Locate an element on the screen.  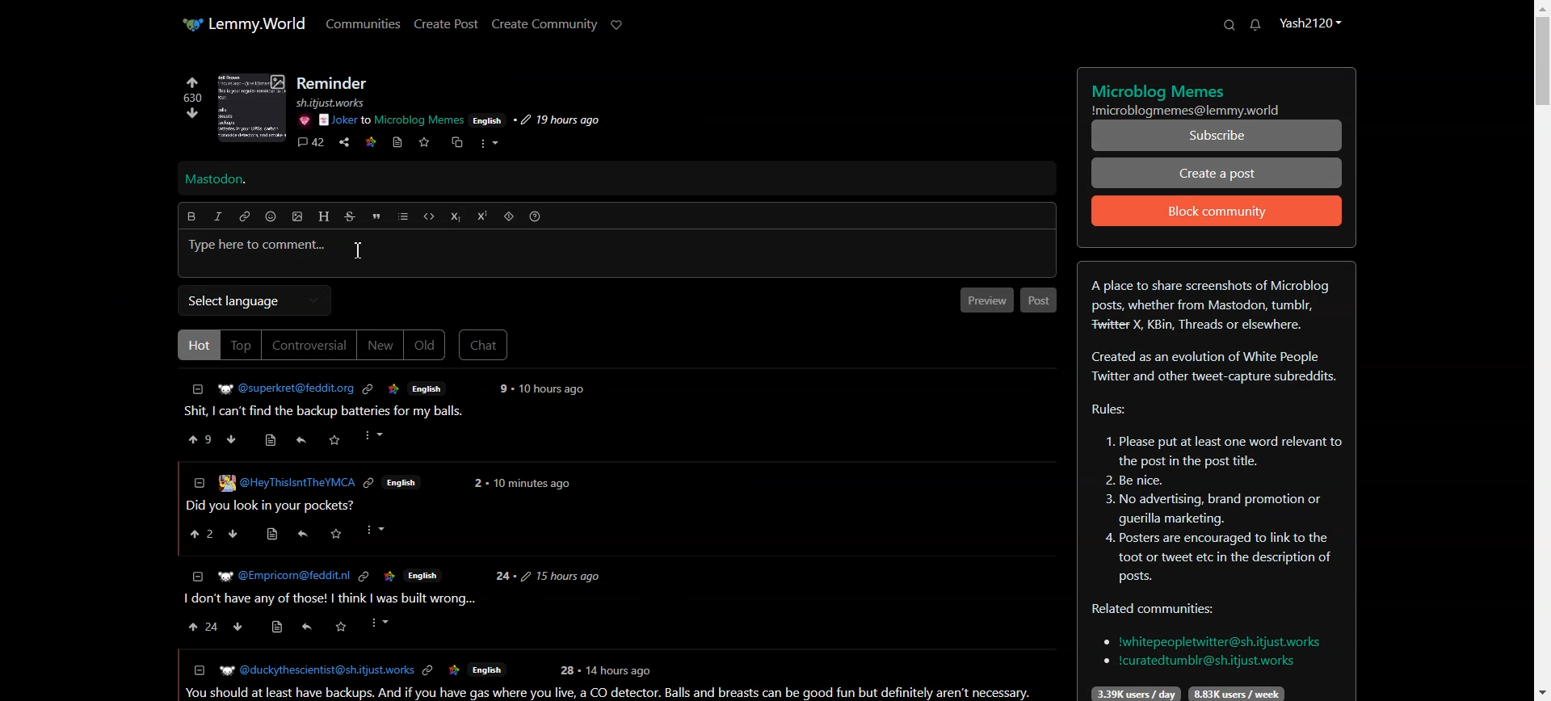
Text Cursor is located at coordinates (358, 250).